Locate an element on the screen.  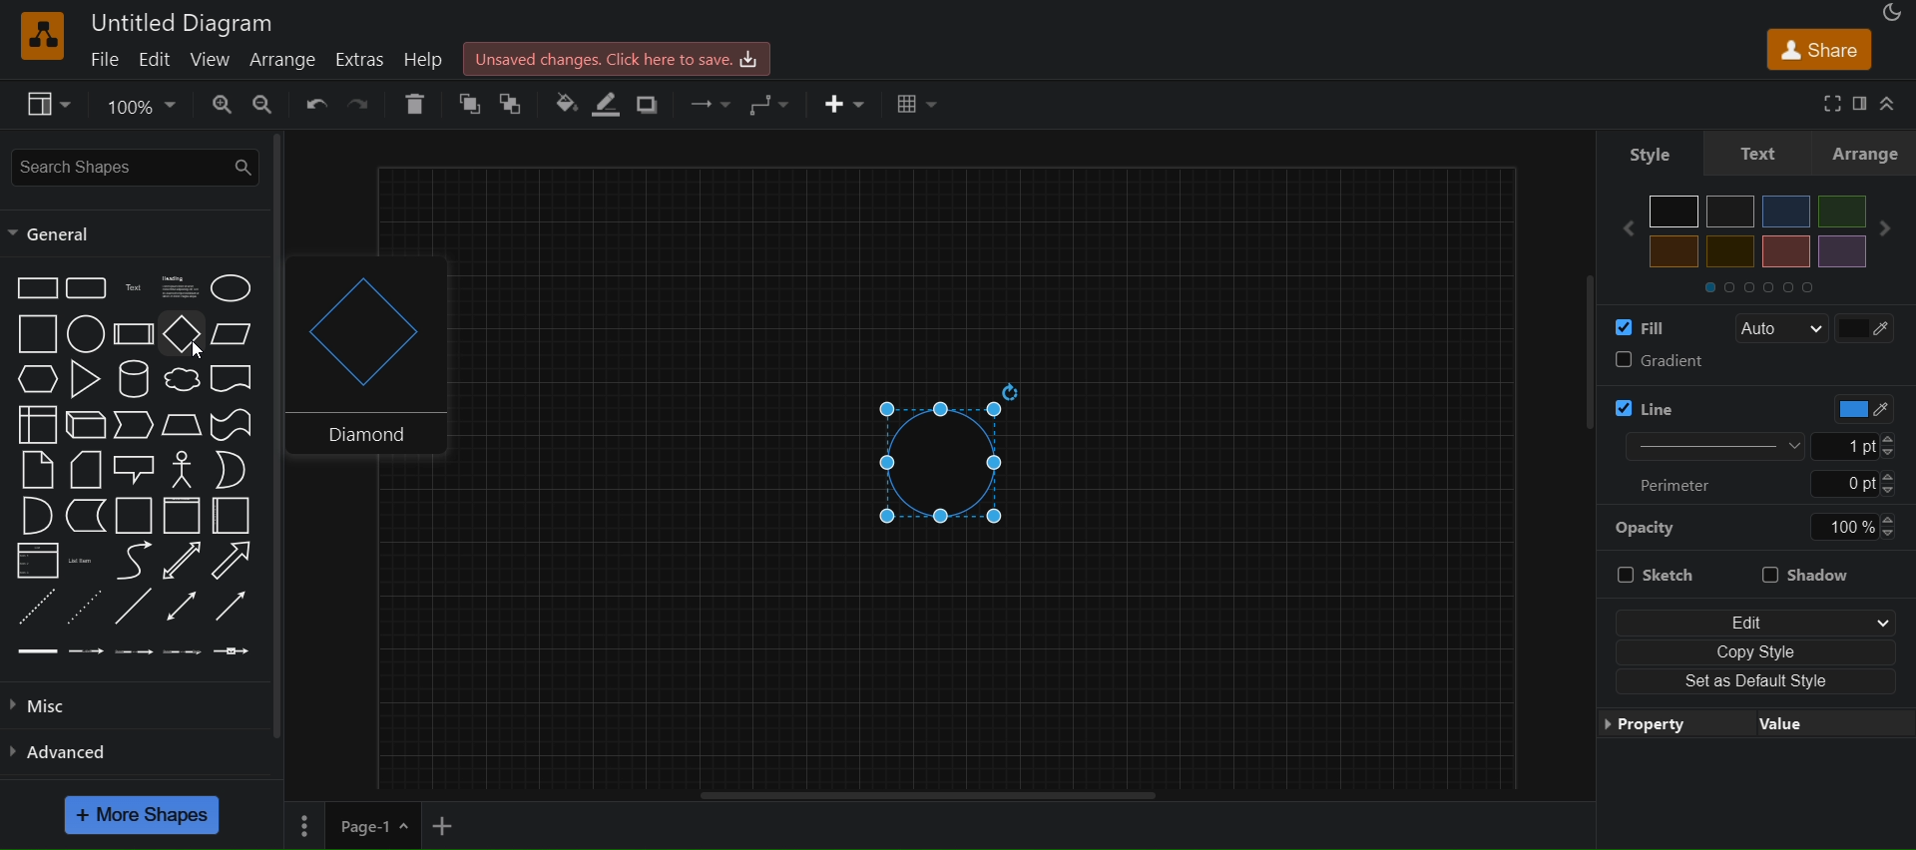
waypoints is located at coordinates (770, 104).